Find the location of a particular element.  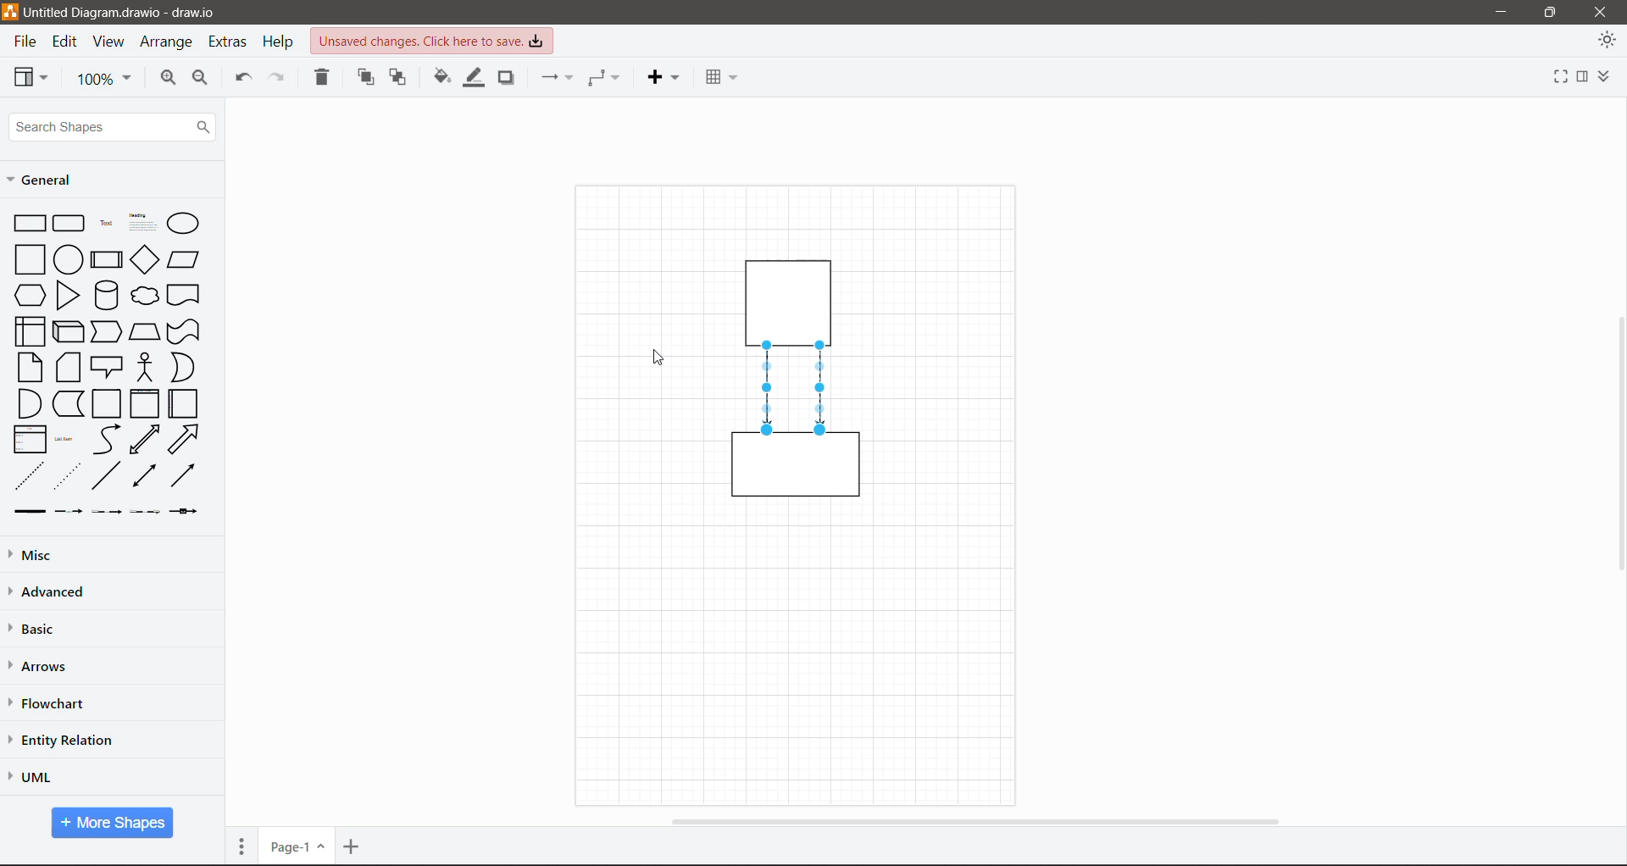

Horizontal Scroll Bar is located at coordinates (973, 820).